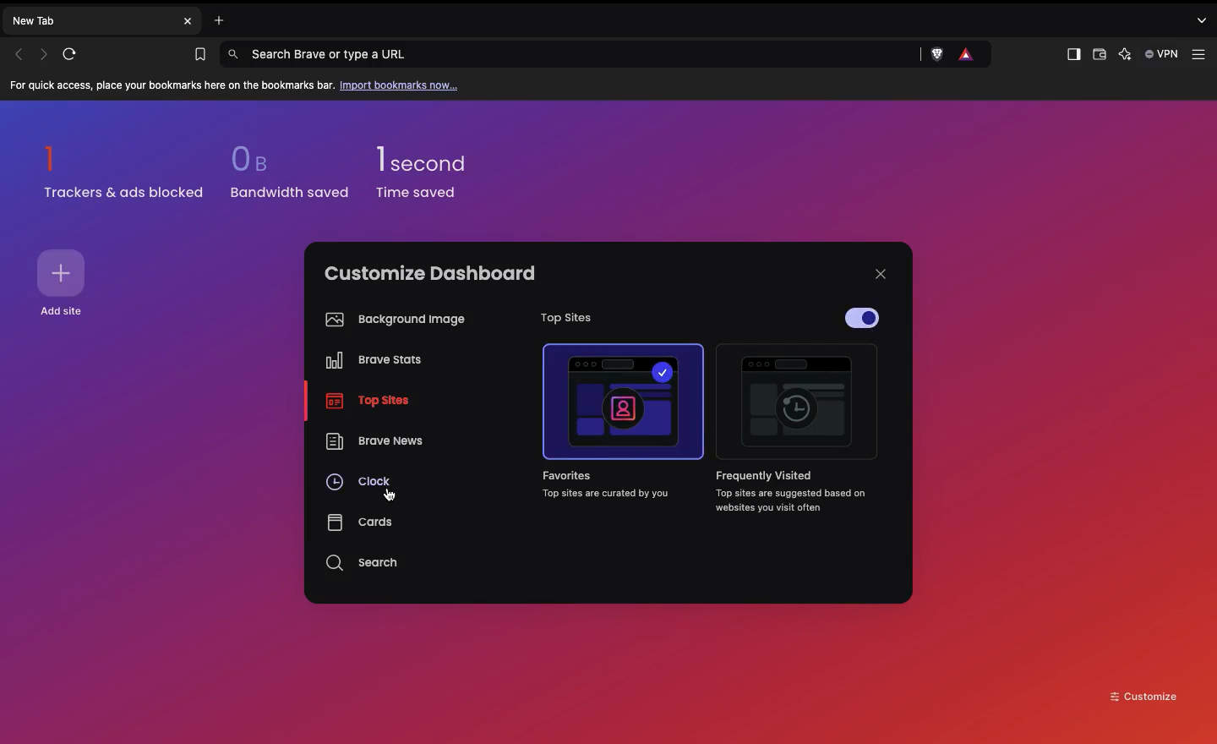  What do you see at coordinates (66, 312) in the screenshot?
I see `Add site` at bounding box center [66, 312].